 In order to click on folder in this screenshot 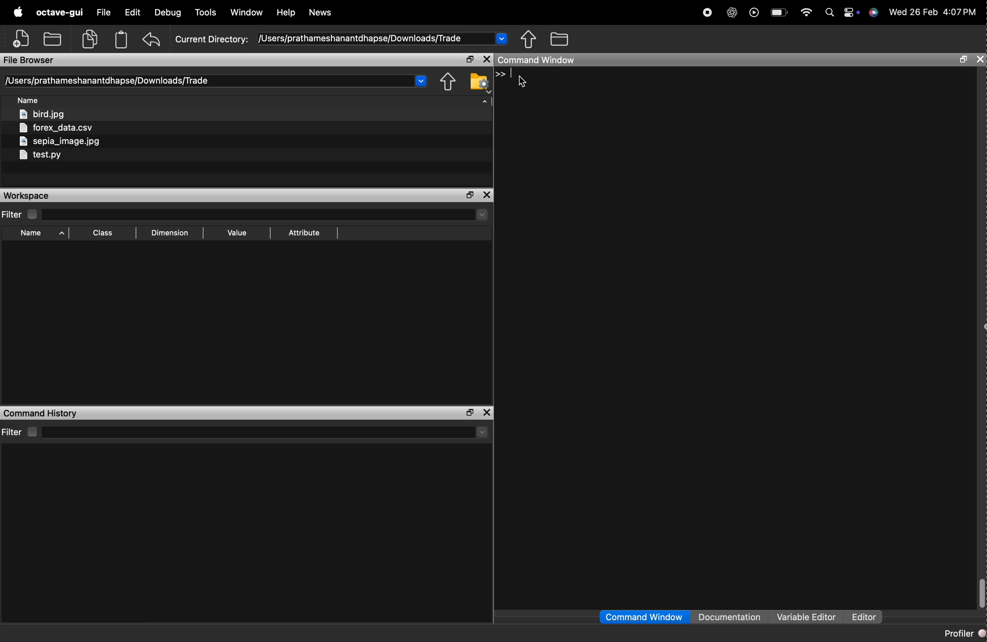, I will do `click(559, 39)`.